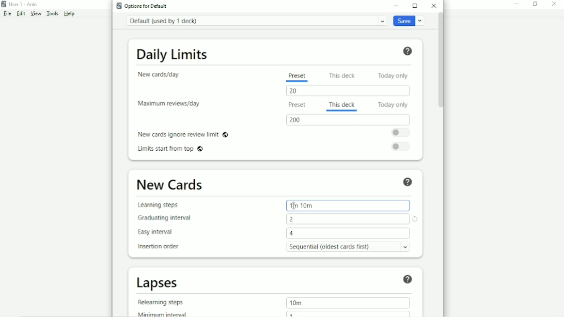  I want to click on This deck, so click(341, 106).